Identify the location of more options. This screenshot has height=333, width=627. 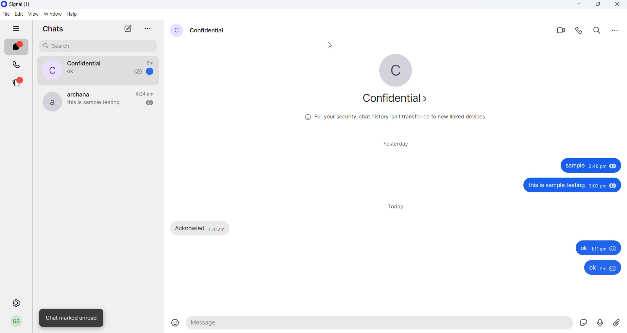
(617, 30).